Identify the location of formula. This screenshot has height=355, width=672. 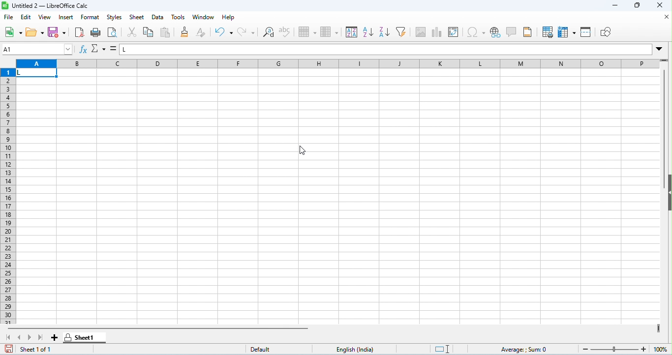
(525, 350).